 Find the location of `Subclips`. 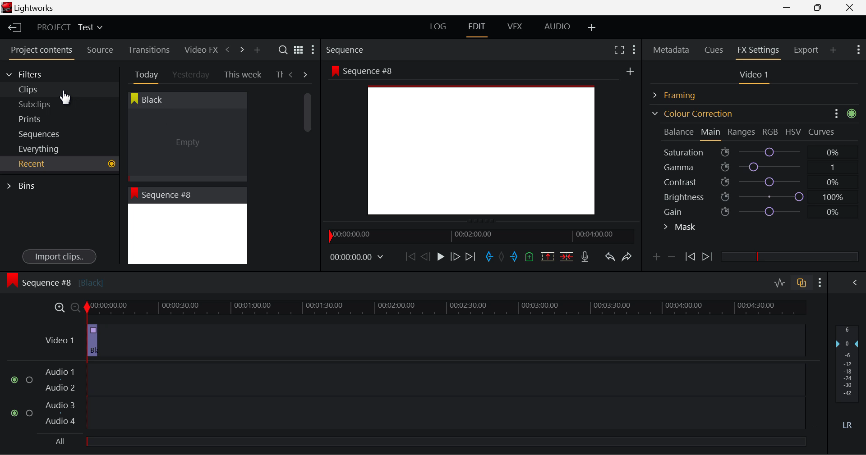

Subclips is located at coordinates (43, 104).